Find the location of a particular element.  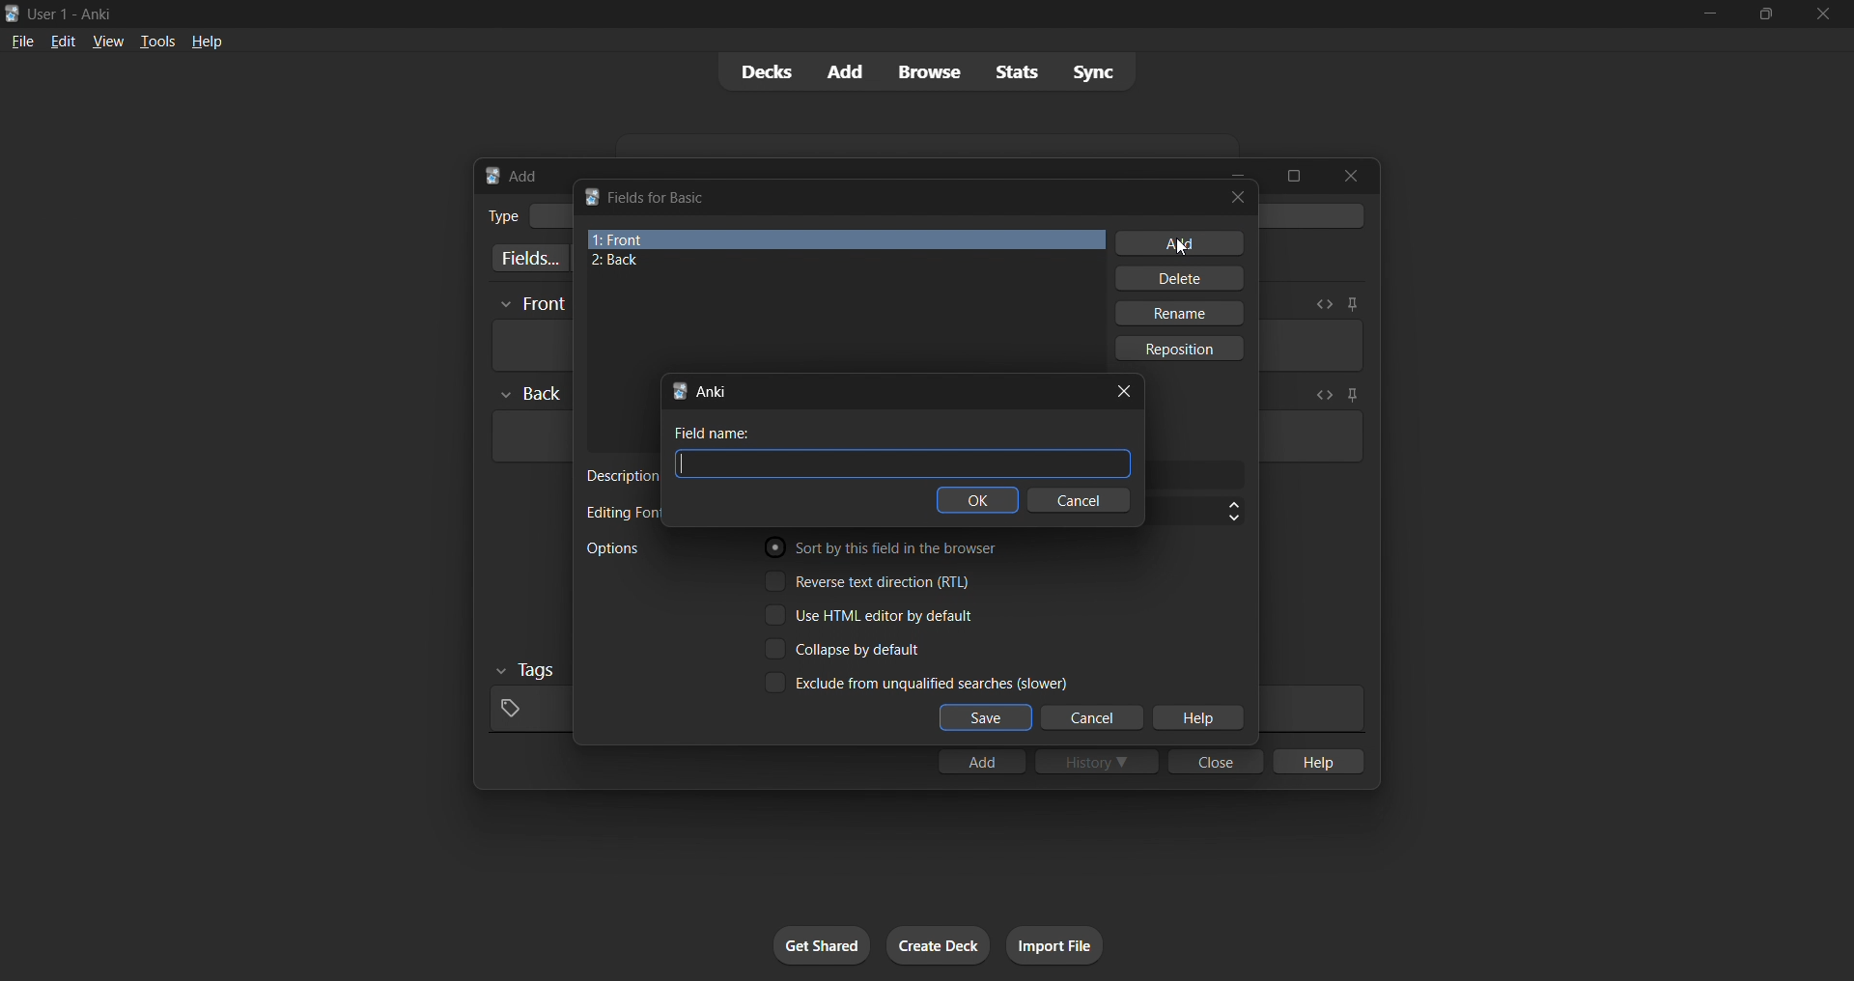

card tags input is located at coordinates (527, 710).